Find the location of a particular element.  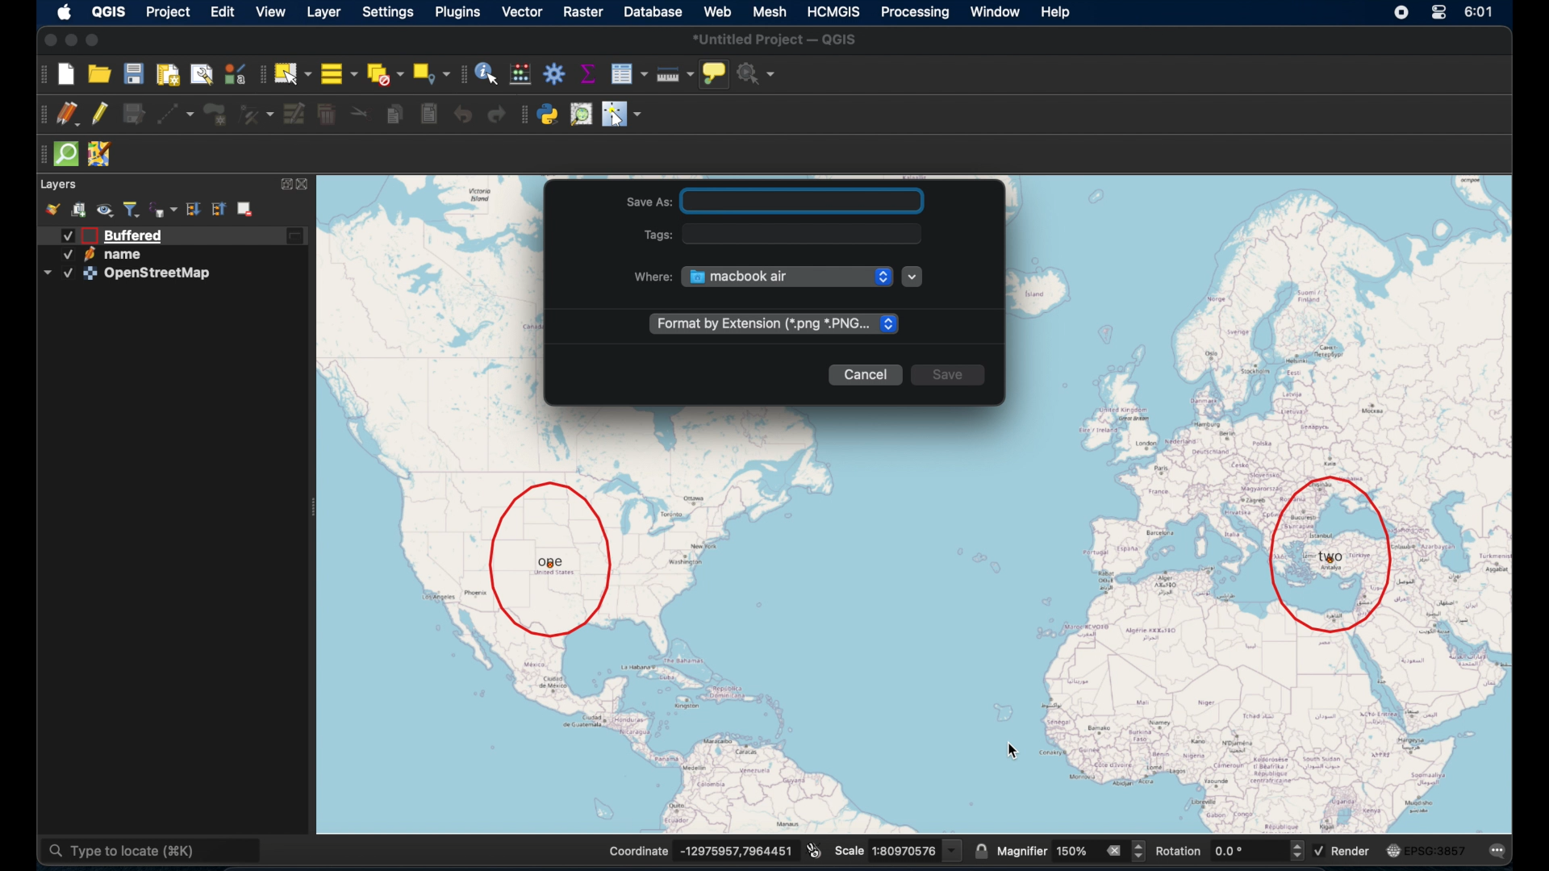

processing is located at coordinates (917, 12).